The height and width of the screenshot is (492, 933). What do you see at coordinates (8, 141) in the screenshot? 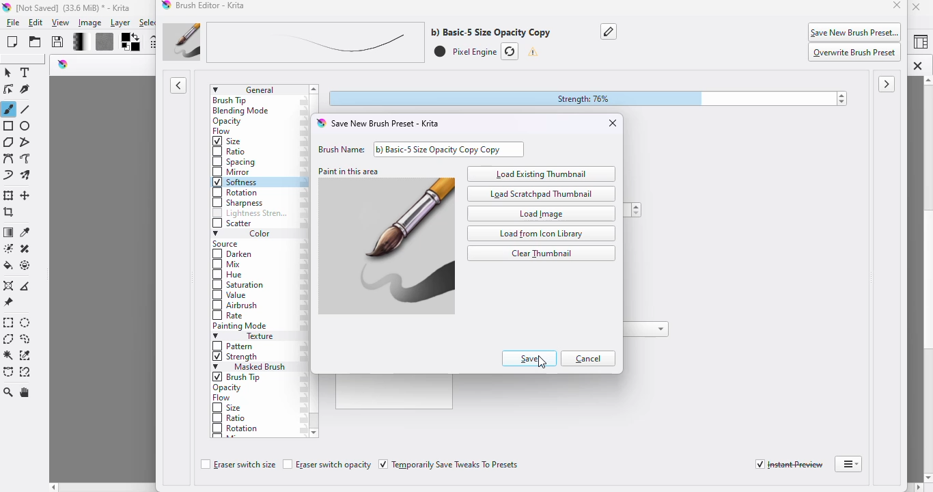
I see `polygon tool` at bounding box center [8, 141].